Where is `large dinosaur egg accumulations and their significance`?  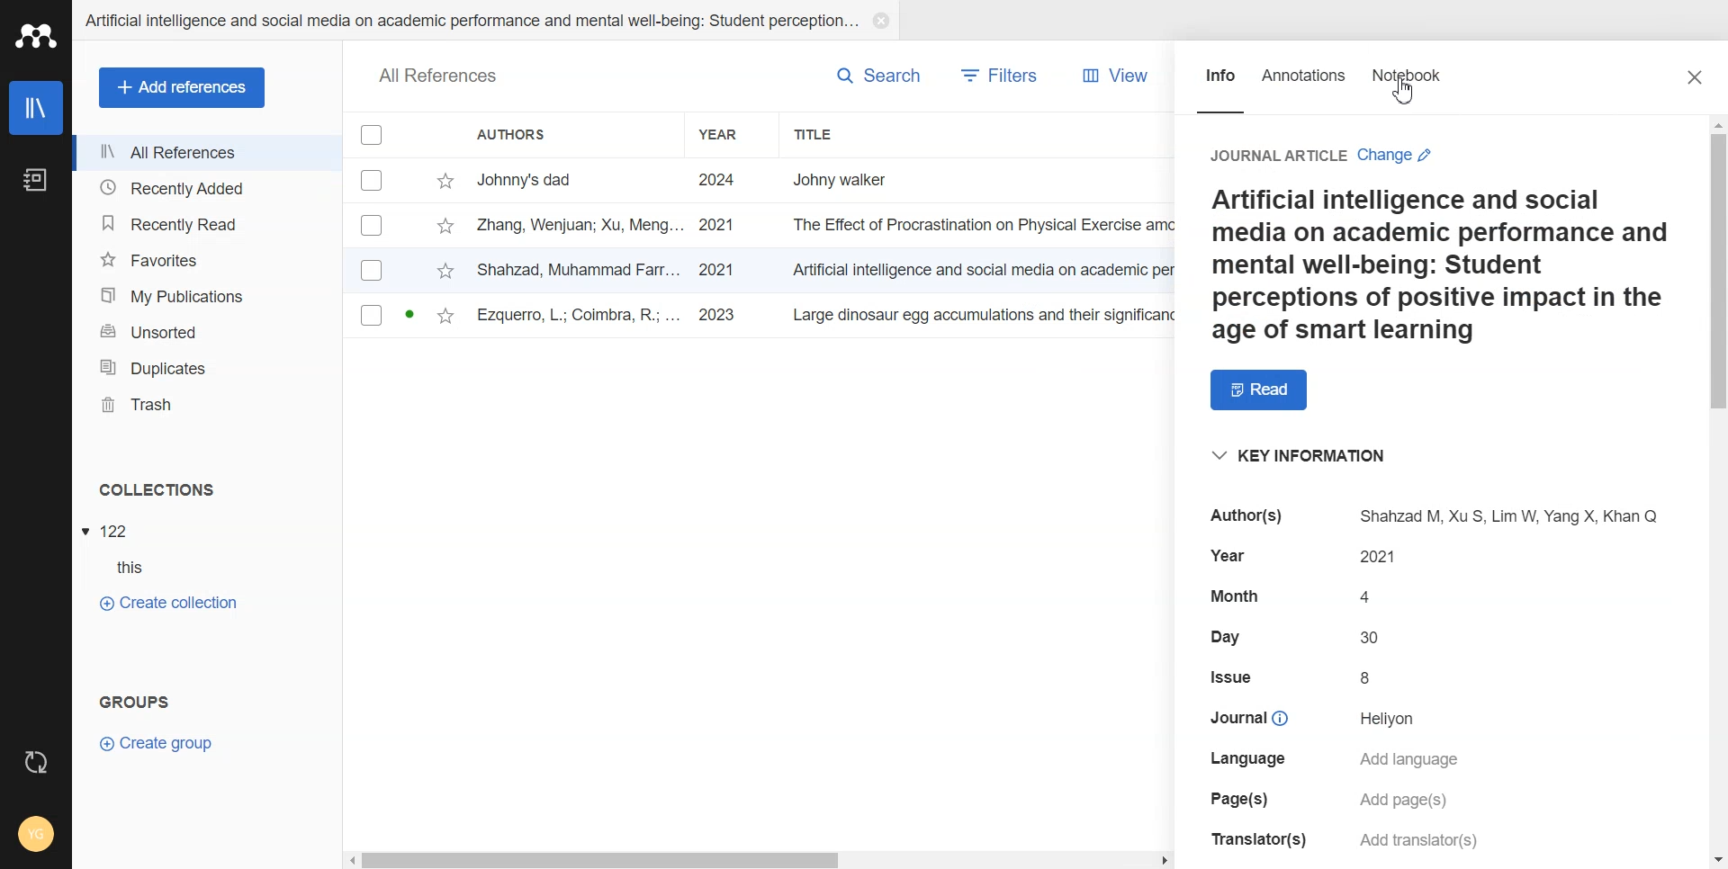
large dinosaur egg accumulations and their significance is located at coordinates (988, 318).